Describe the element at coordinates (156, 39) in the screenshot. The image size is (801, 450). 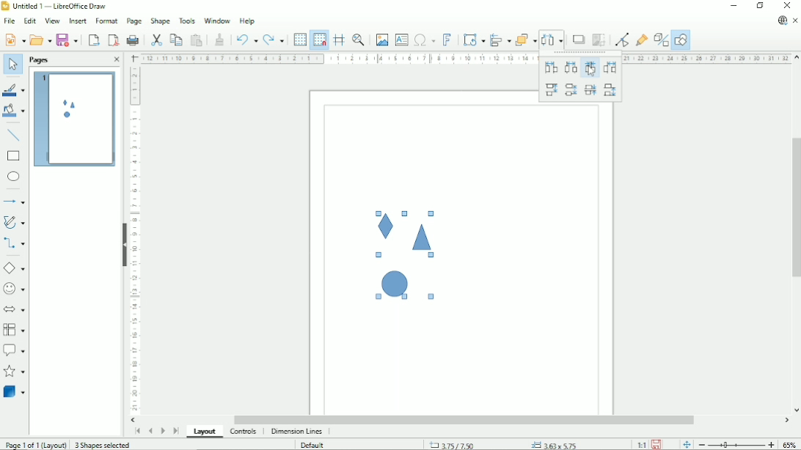
I see `Cut` at that location.